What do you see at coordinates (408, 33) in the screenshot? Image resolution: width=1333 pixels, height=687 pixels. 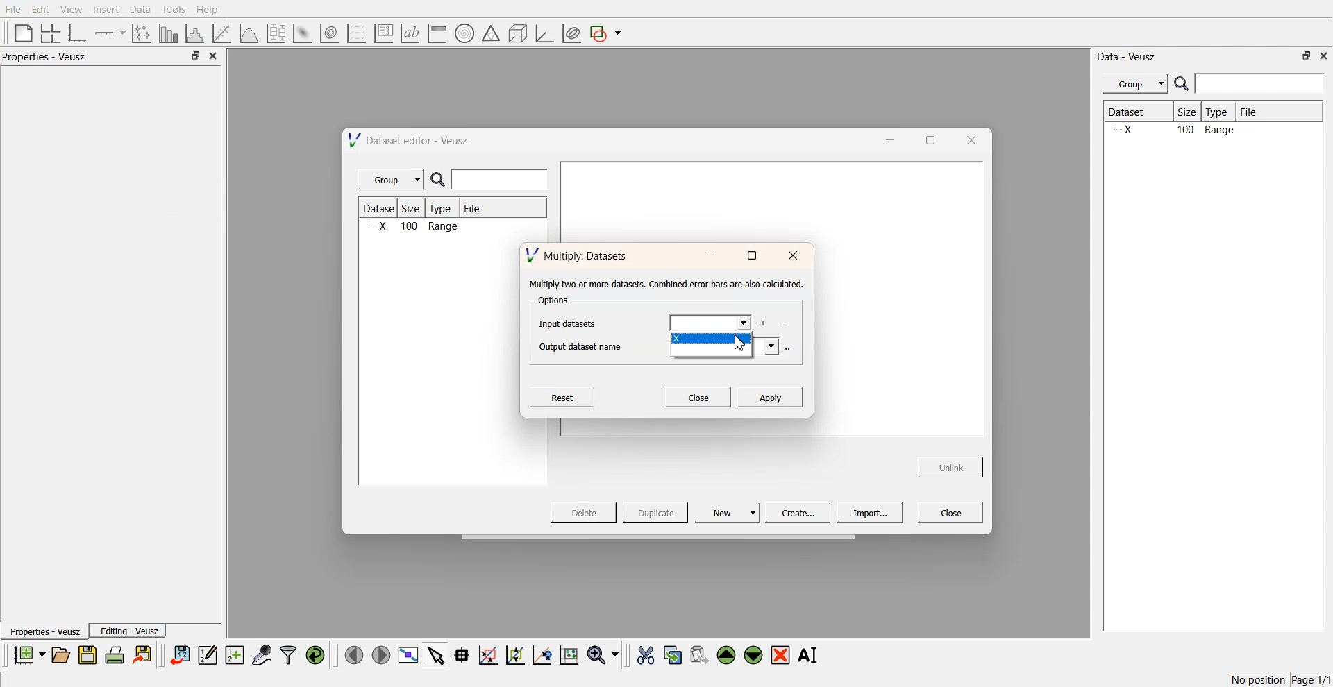 I see `text label` at bounding box center [408, 33].